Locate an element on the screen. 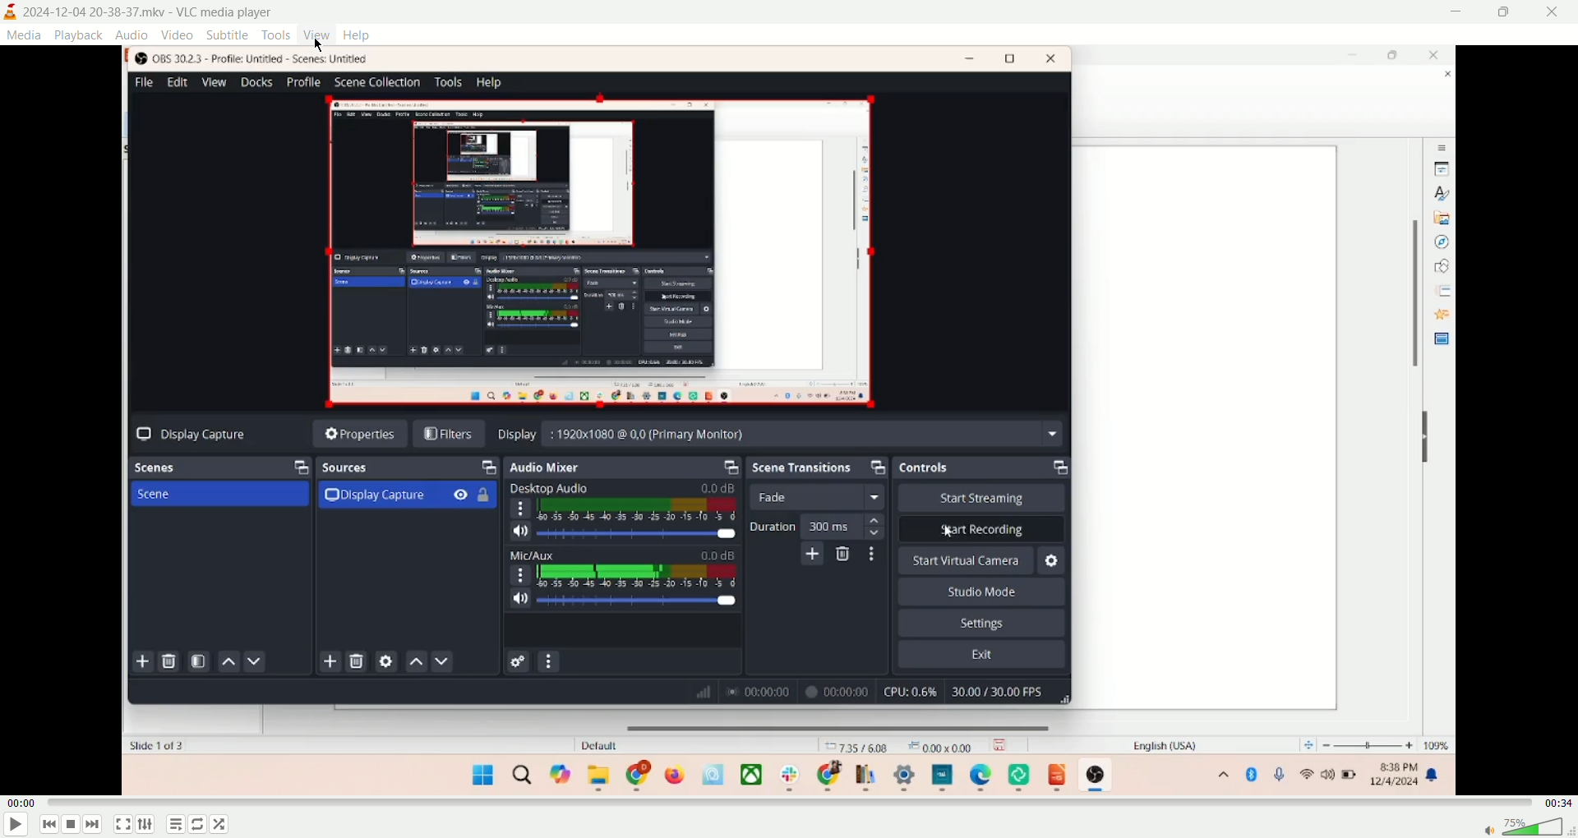 This screenshot has height=838, width=1578. help is located at coordinates (357, 35).